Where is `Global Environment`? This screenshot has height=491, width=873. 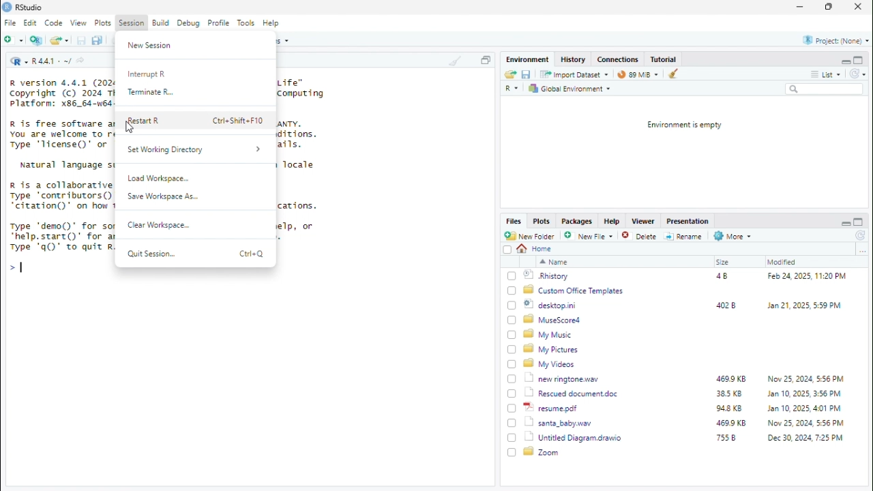
Global Environment is located at coordinates (570, 89).